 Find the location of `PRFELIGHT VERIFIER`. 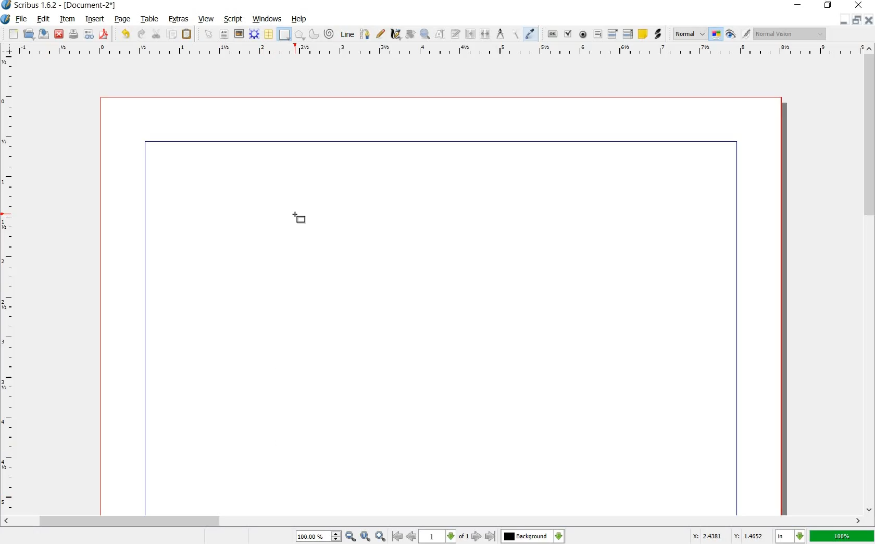

PRFELIGHT VERIFIER is located at coordinates (89, 35).